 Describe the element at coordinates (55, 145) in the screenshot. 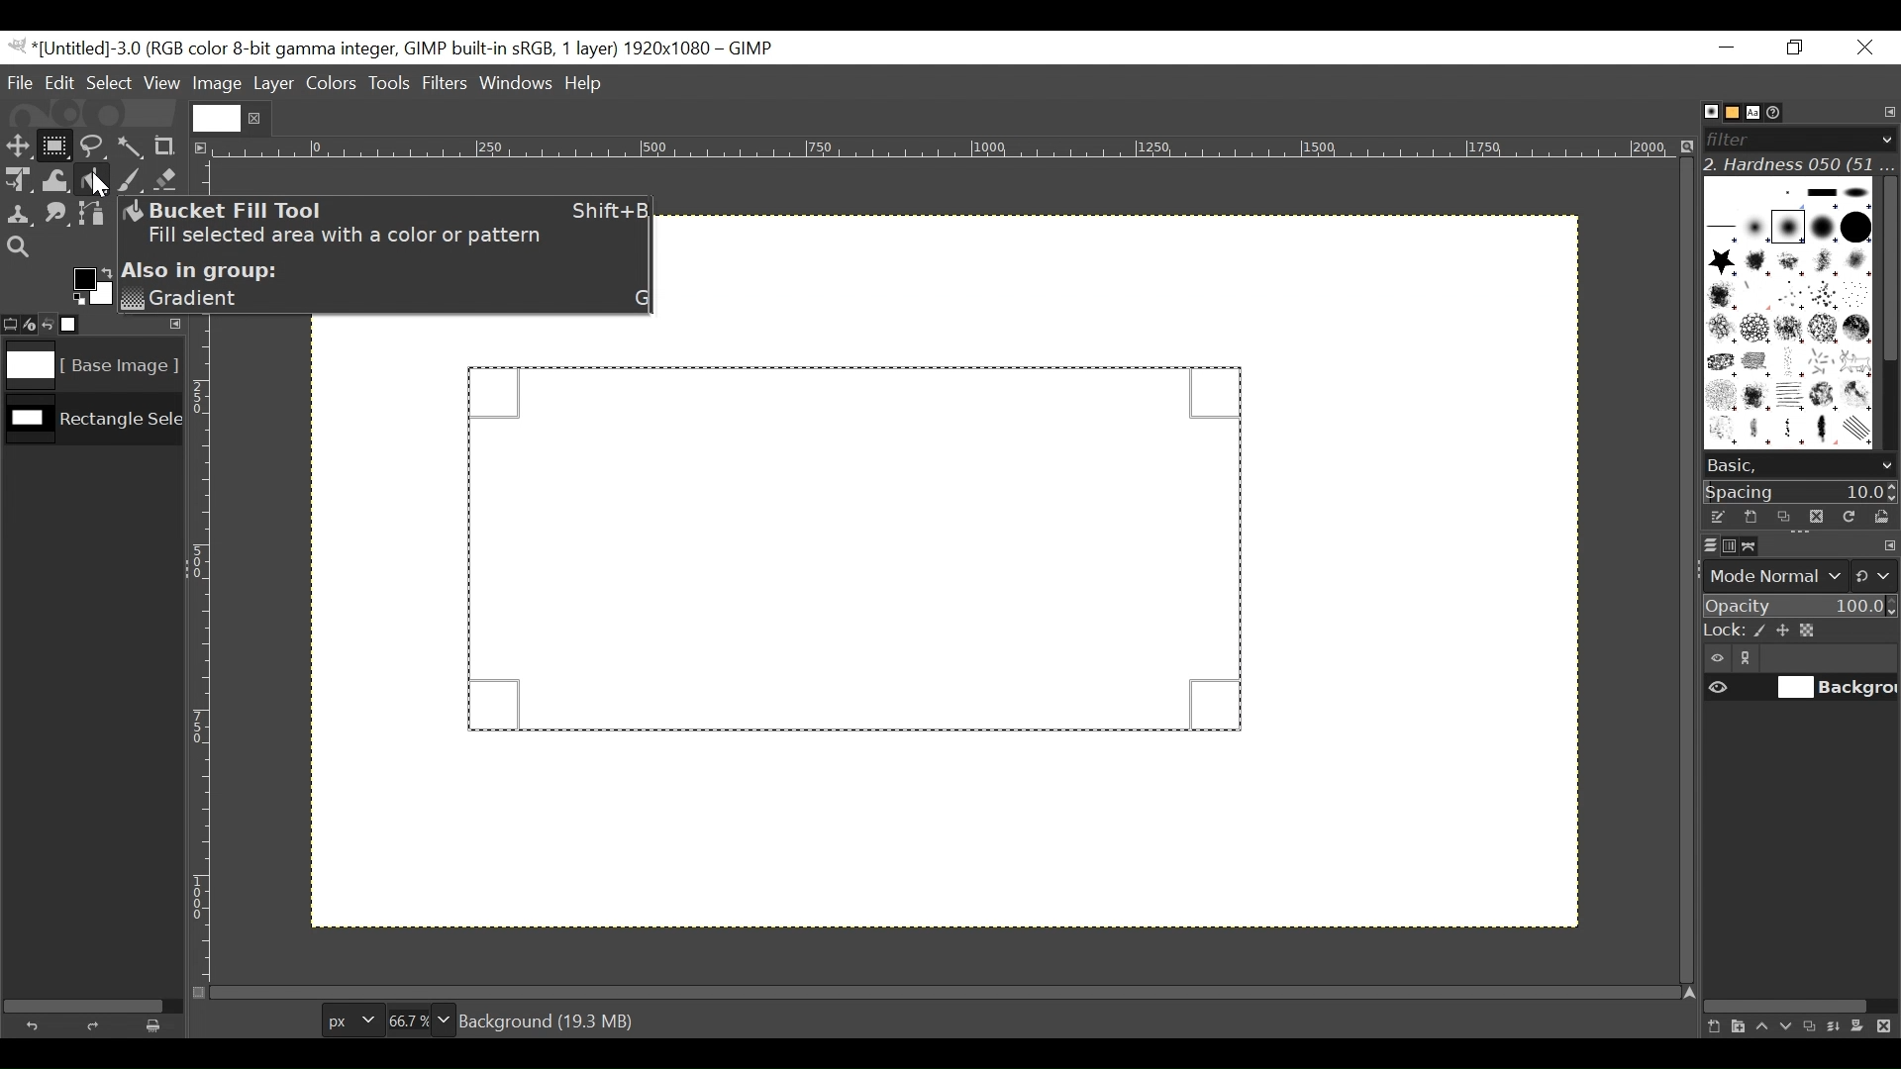

I see `Rectangle Select Tool` at that location.